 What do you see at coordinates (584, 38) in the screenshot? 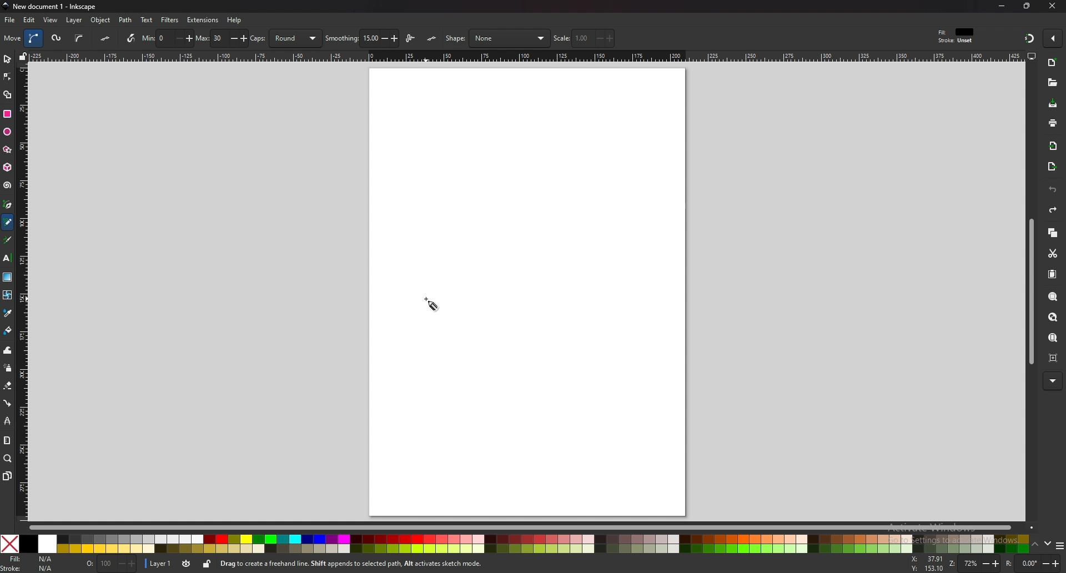
I see `scale` at bounding box center [584, 38].